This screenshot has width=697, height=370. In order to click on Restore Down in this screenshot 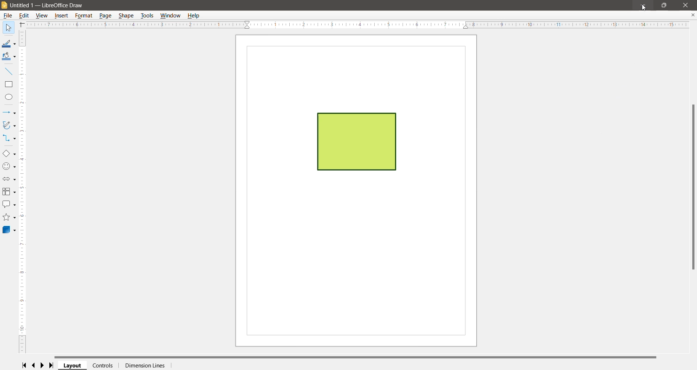, I will do `click(664, 4)`.